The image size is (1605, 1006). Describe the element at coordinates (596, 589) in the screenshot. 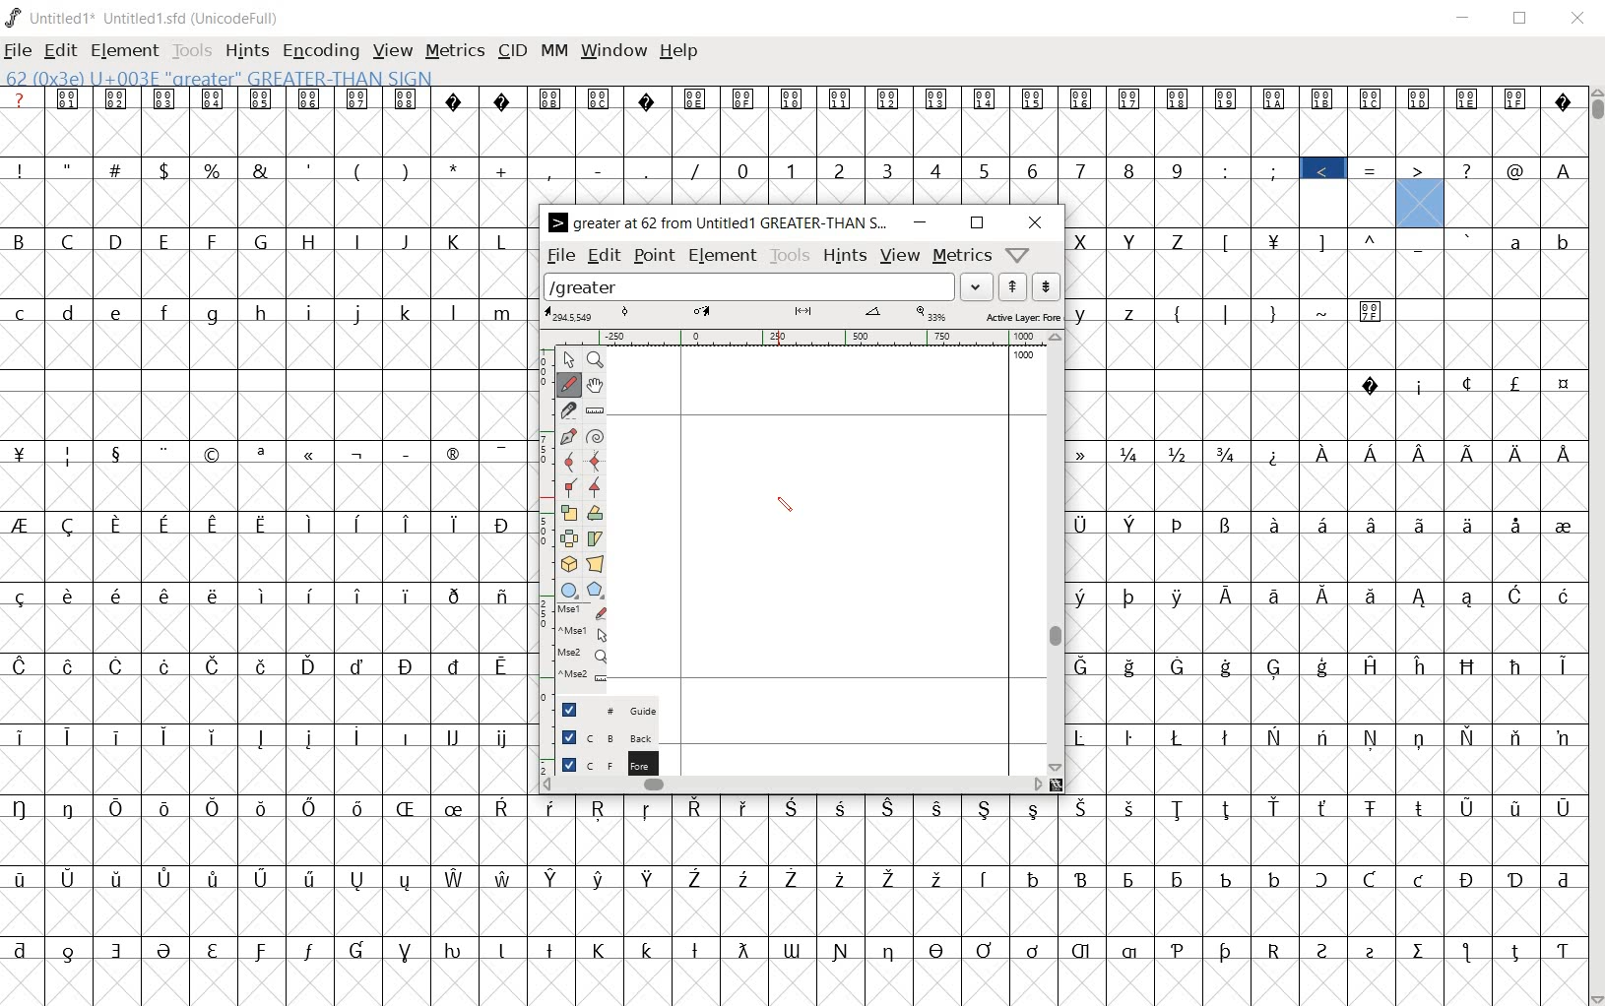

I see `polygon or star` at that location.